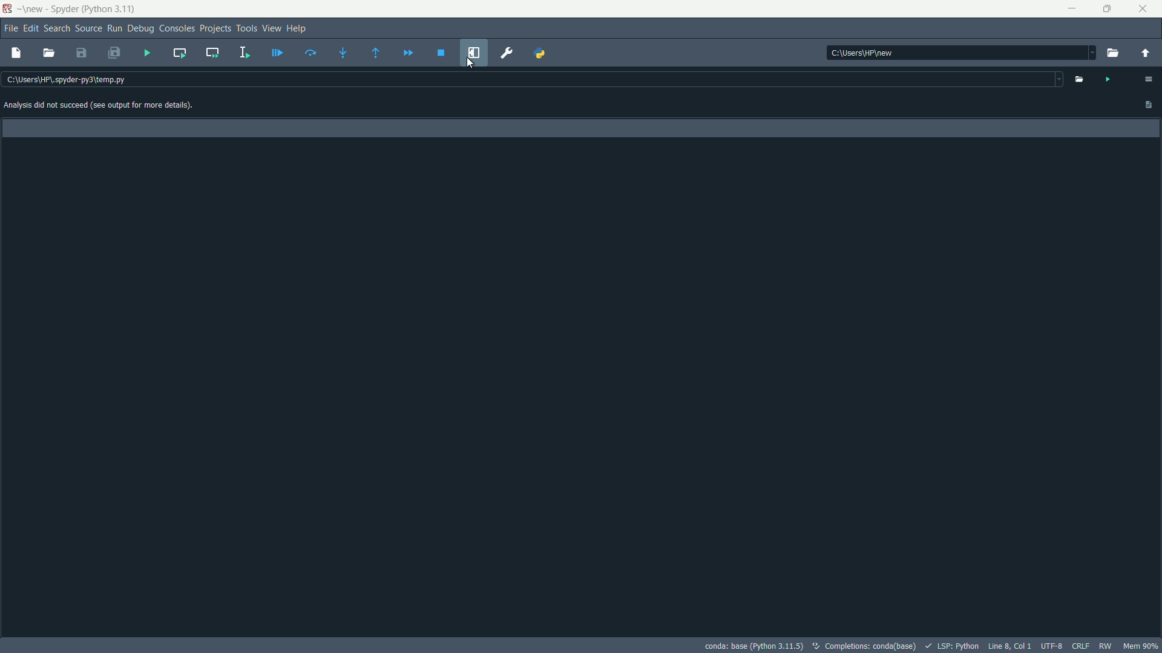 This screenshot has height=653, width=1162. What do you see at coordinates (1073, 9) in the screenshot?
I see `minimize` at bounding box center [1073, 9].